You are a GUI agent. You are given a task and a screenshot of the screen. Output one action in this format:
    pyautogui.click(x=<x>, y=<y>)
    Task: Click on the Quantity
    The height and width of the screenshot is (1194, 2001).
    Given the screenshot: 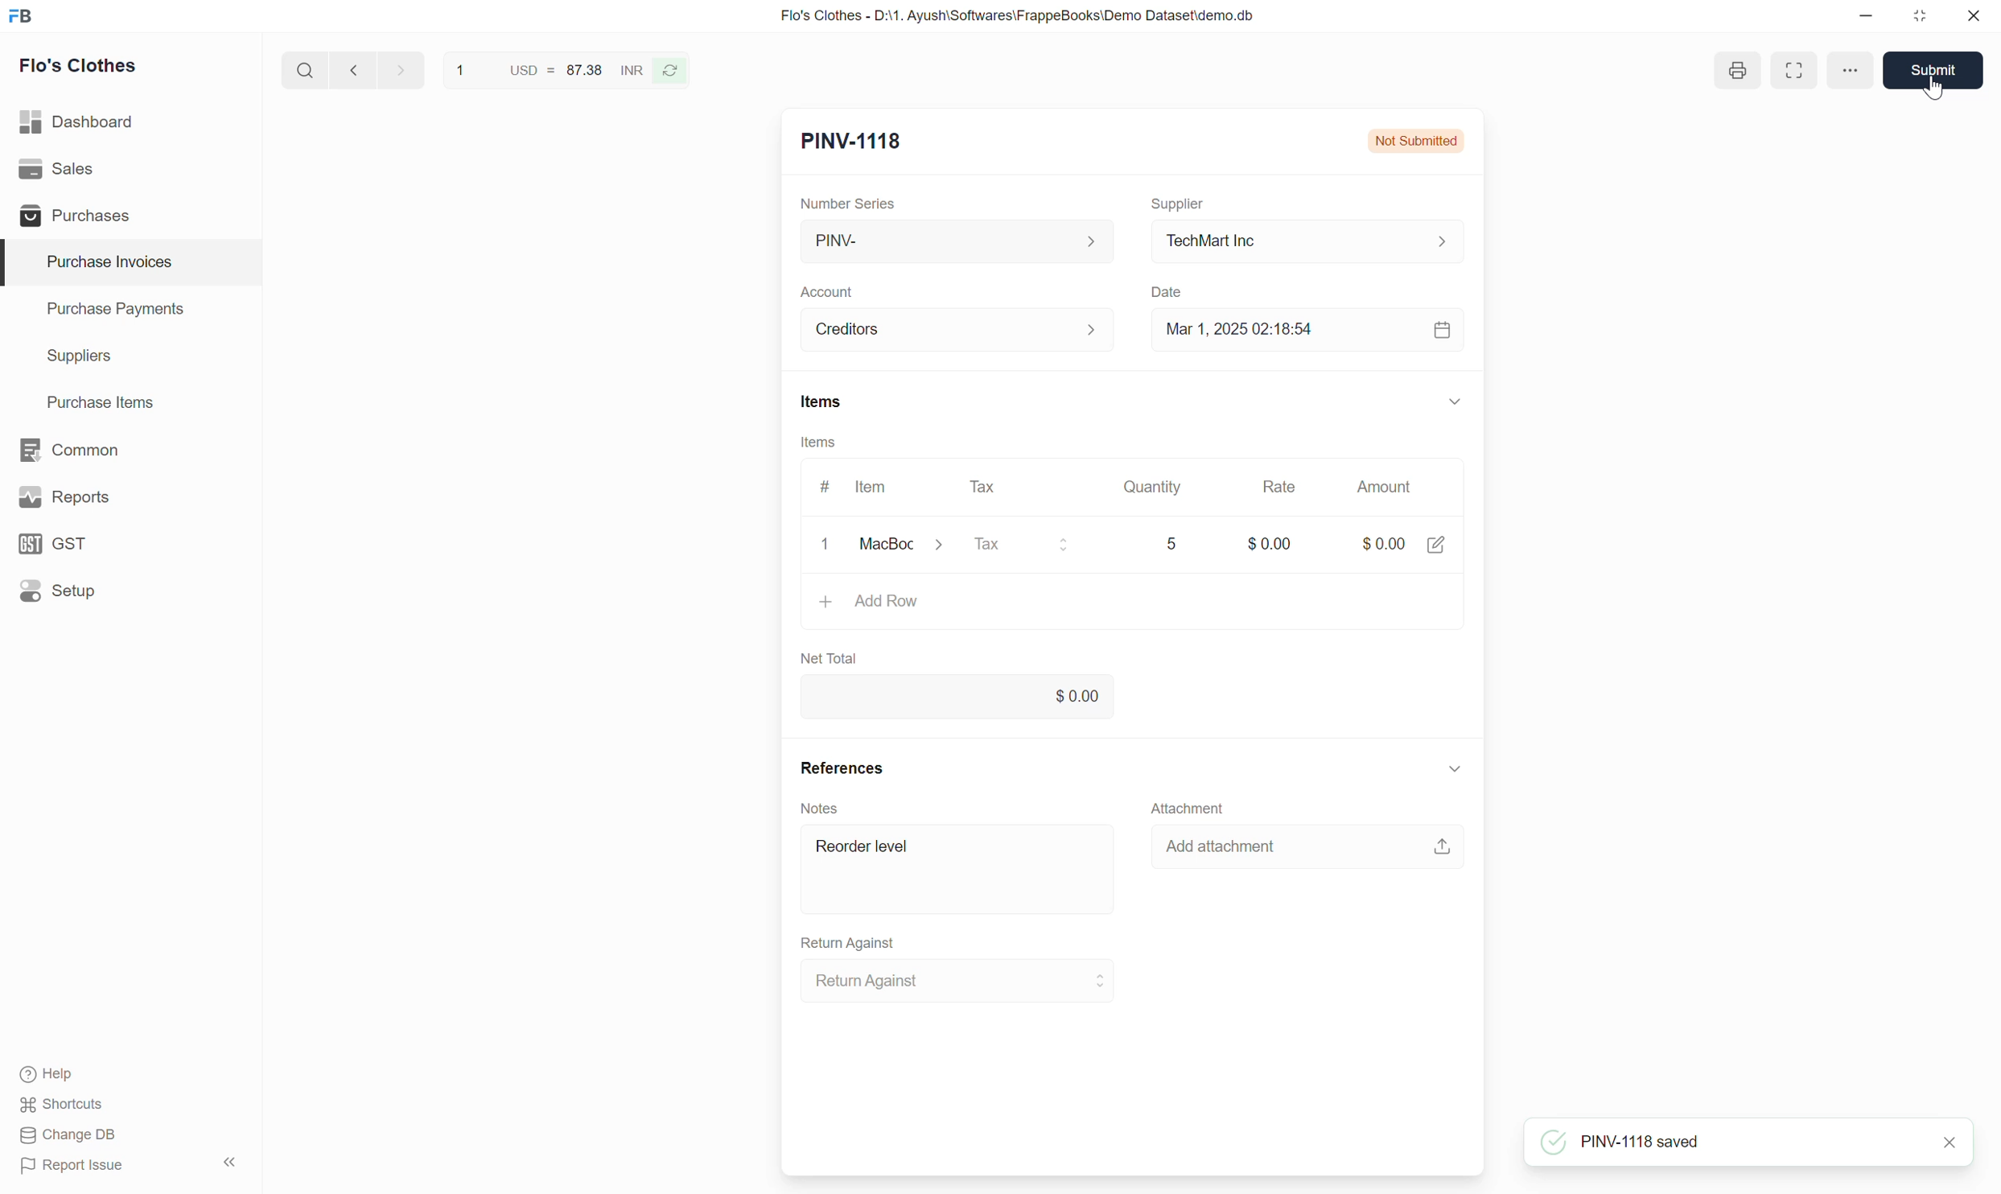 What is the action you would take?
    pyautogui.click(x=1150, y=487)
    